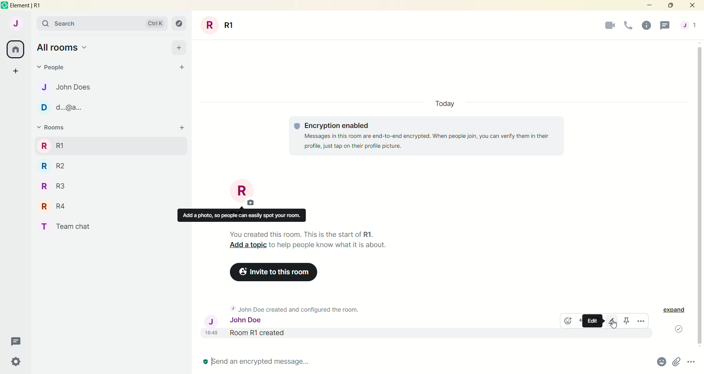 This screenshot has width=704, height=374. What do you see at coordinates (660, 363) in the screenshot?
I see `emoji` at bounding box center [660, 363].